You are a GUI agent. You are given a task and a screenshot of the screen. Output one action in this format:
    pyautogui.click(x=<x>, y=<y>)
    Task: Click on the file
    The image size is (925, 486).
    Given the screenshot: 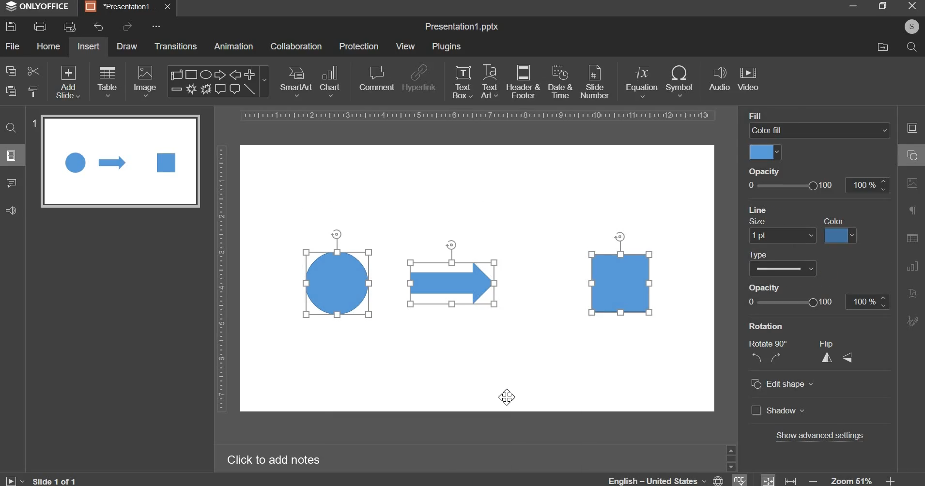 What is the action you would take?
    pyautogui.click(x=12, y=46)
    